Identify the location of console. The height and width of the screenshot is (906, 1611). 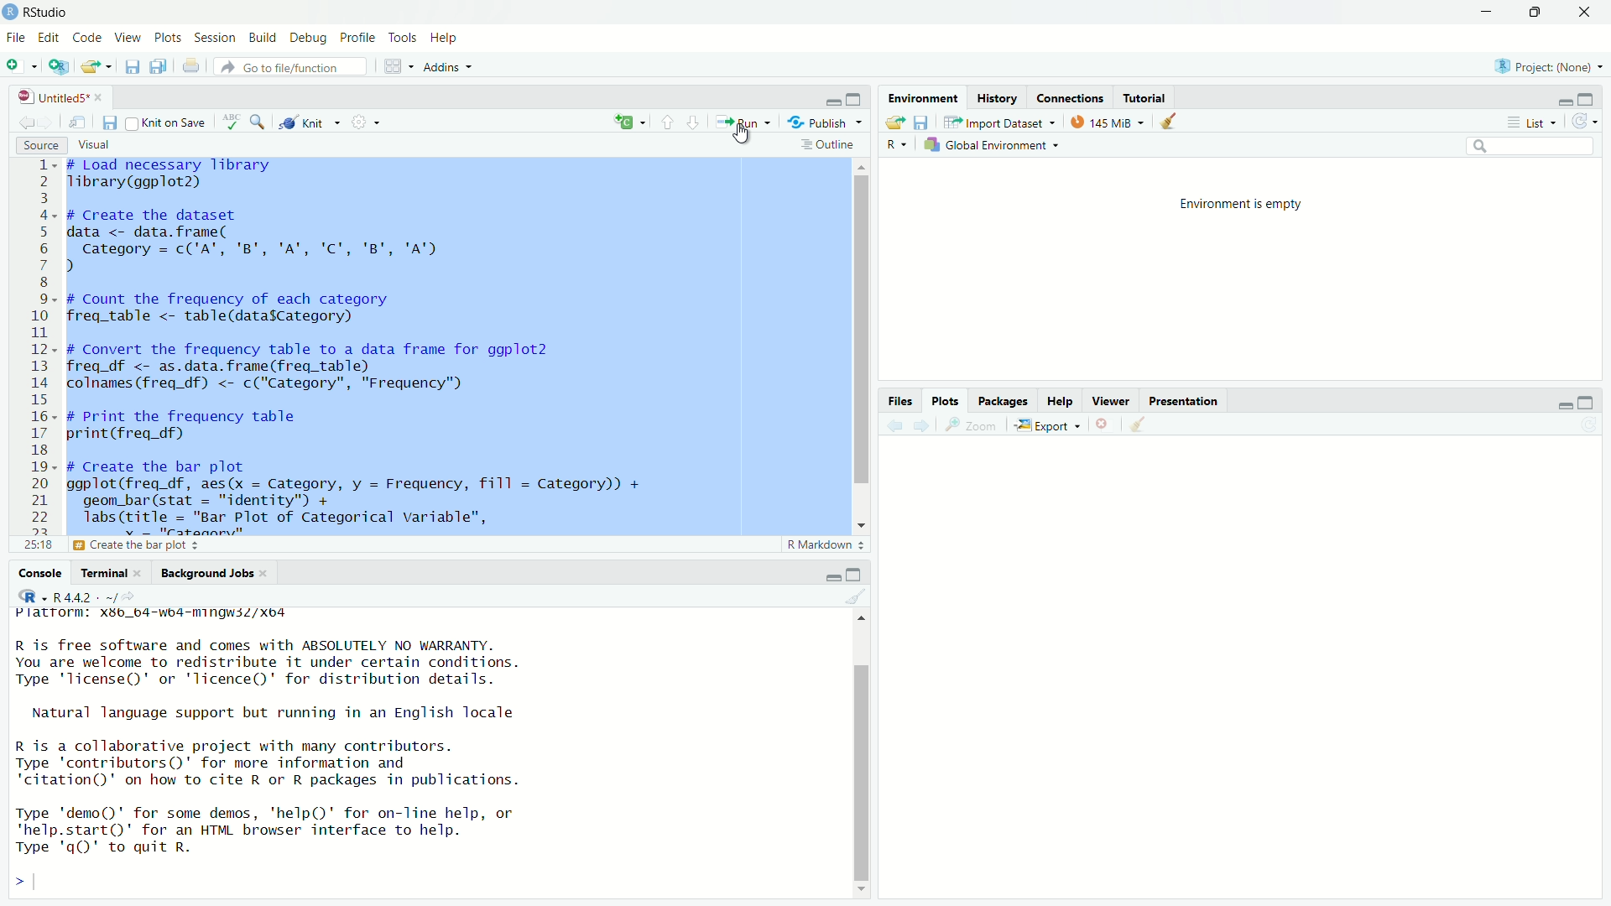
(34, 574).